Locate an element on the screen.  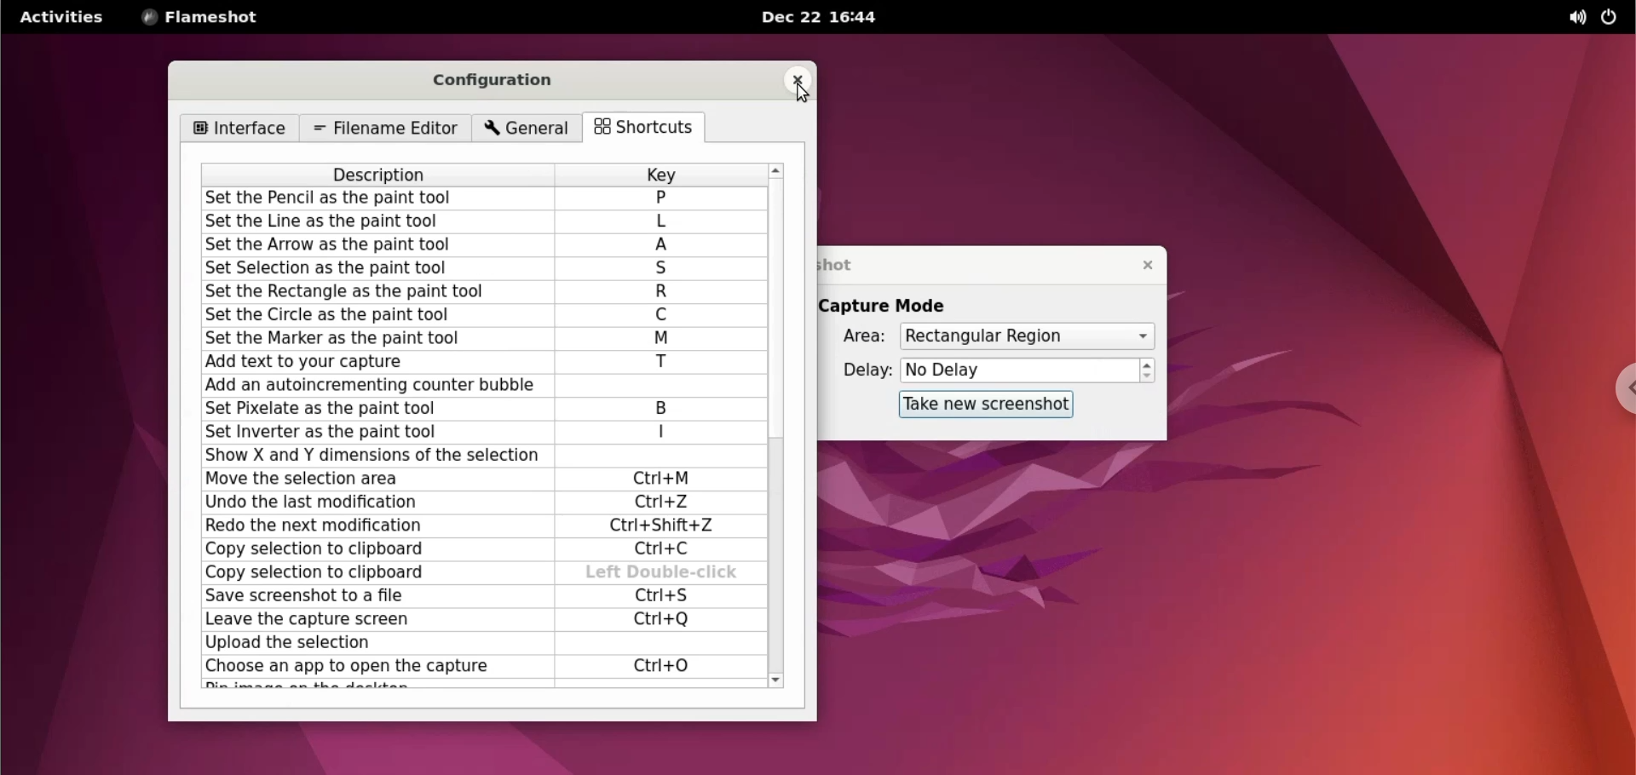
Ctrl + Q is located at coordinates (663, 618).